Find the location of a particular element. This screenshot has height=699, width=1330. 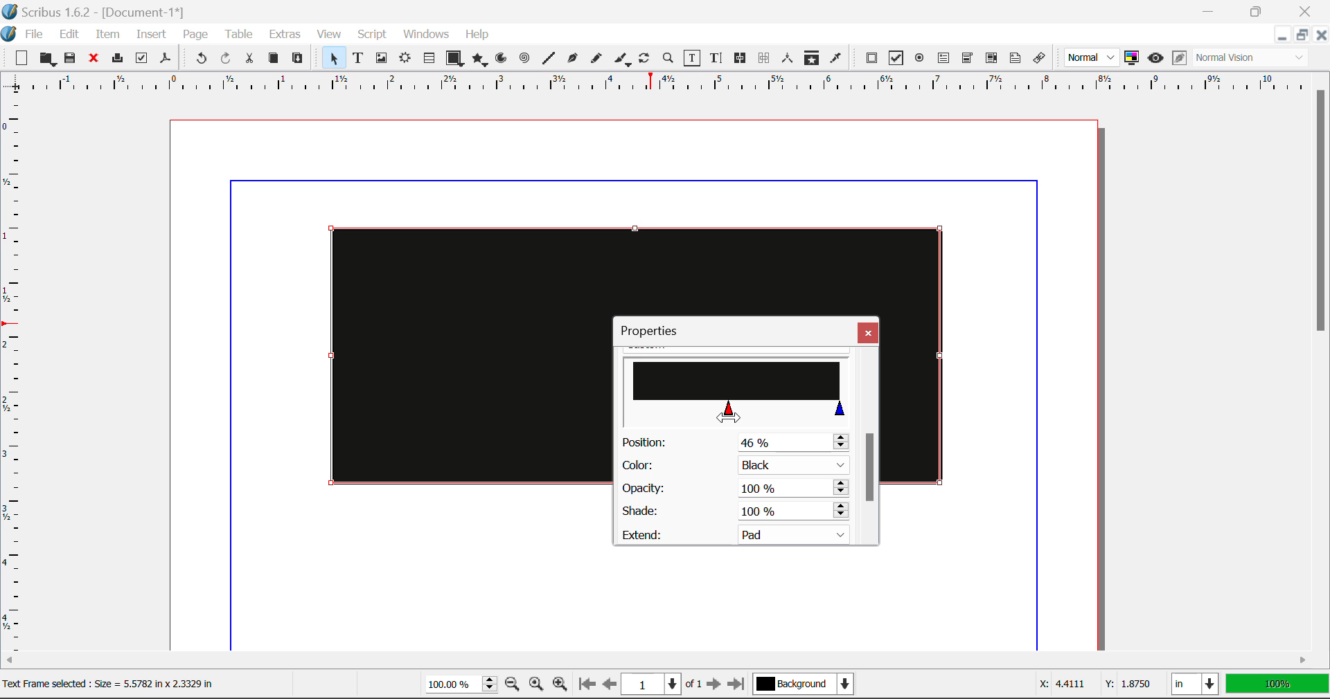

Shade is located at coordinates (733, 511).